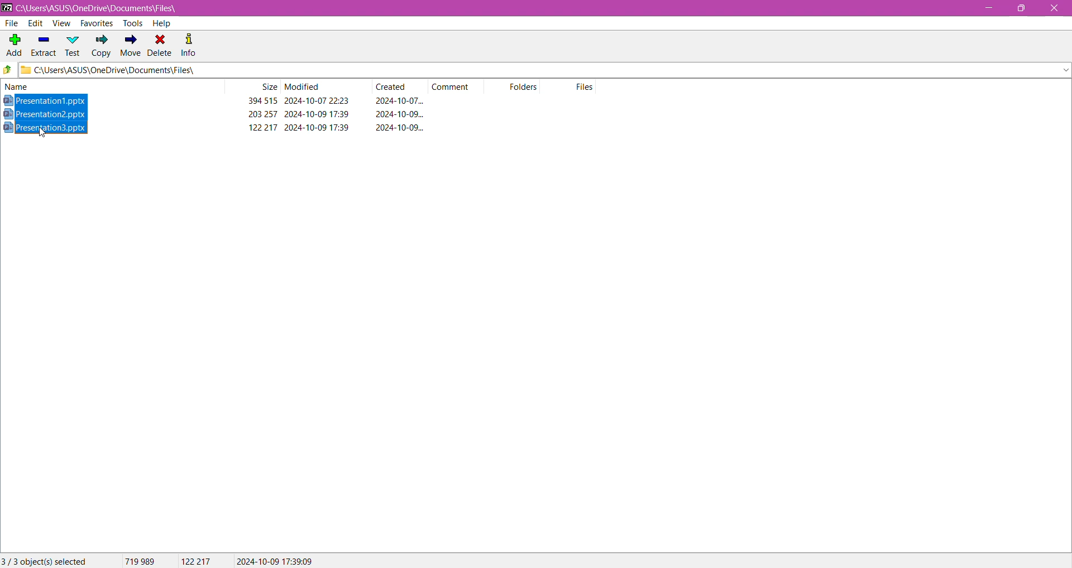 This screenshot has width=1072, height=568. Describe the element at coordinates (95, 24) in the screenshot. I see `Favorites` at that location.